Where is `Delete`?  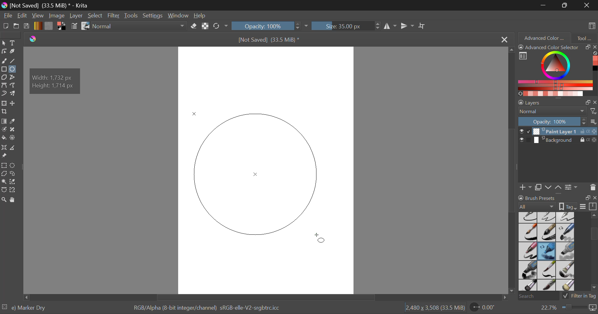 Delete is located at coordinates (593, 187).